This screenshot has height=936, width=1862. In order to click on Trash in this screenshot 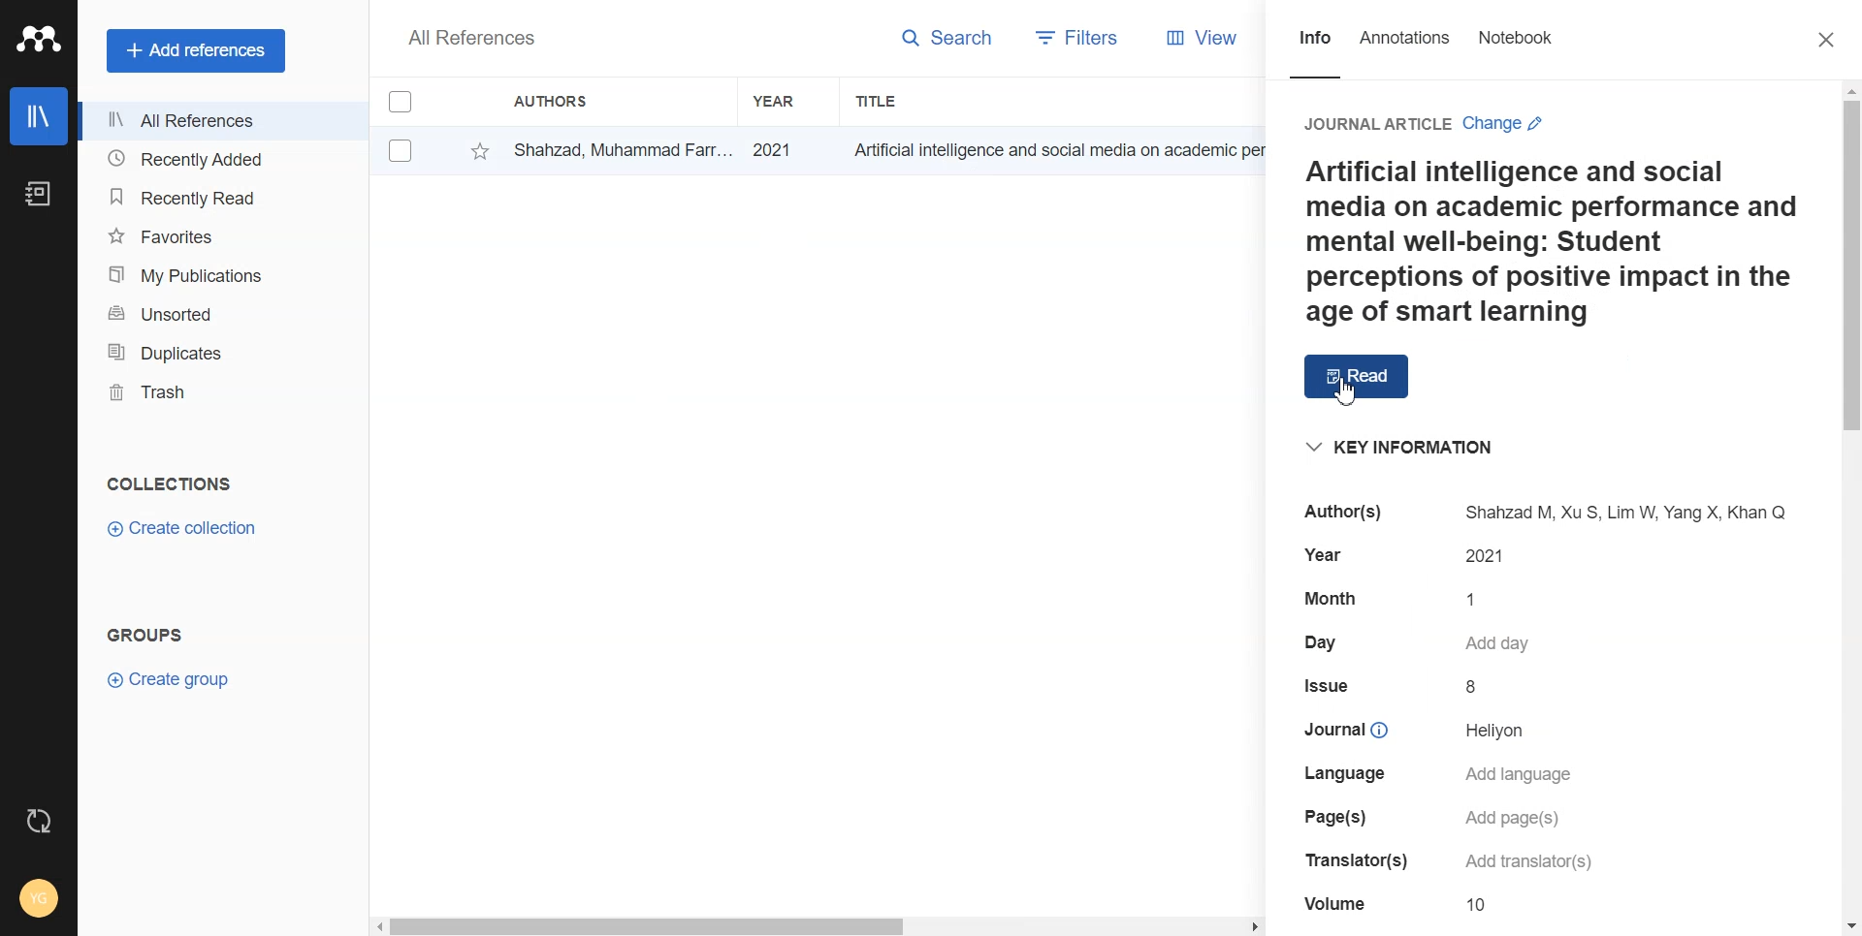, I will do `click(220, 394)`.